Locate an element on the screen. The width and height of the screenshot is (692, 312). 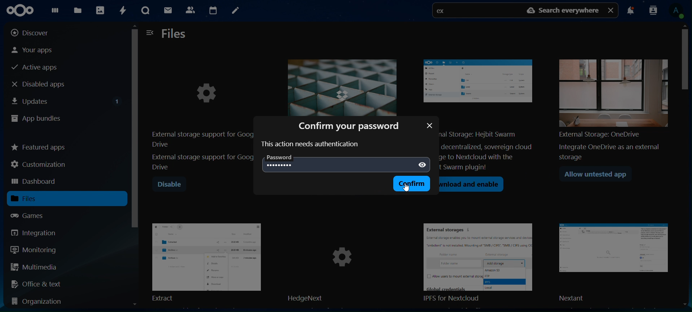
talk is located at coordinates (145, 10).